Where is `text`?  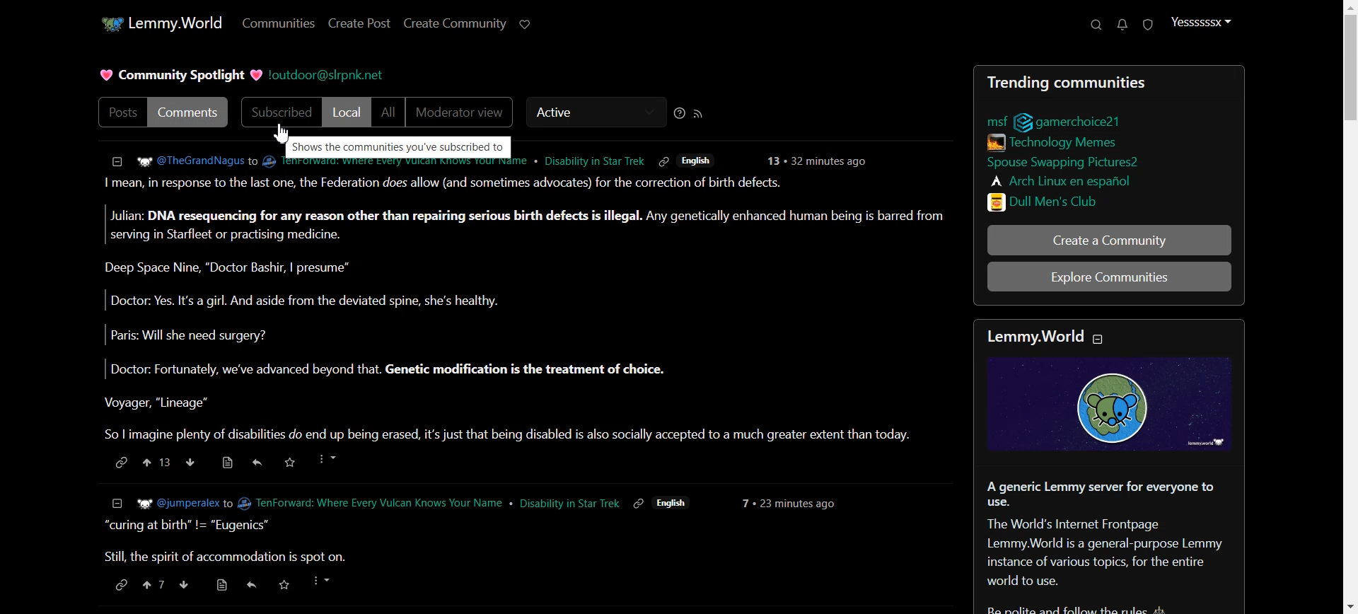
text is located at coordinates (1046, 335).